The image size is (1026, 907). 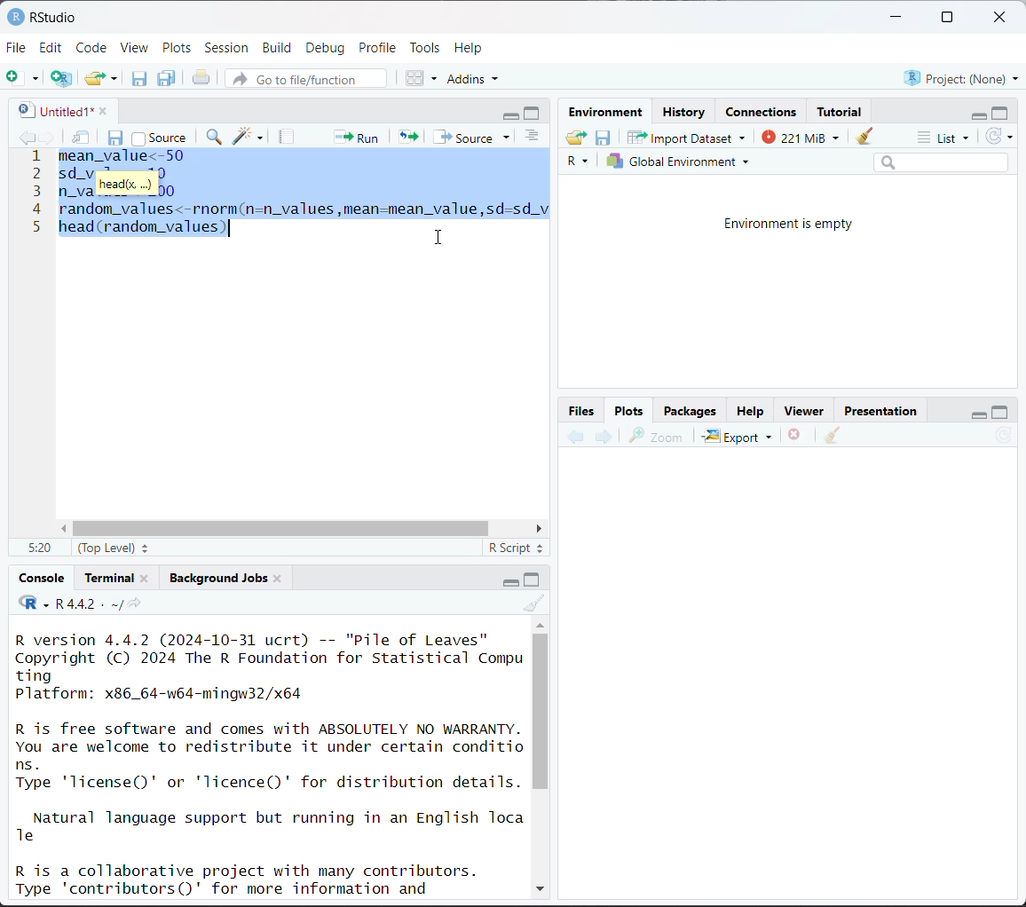 I want to click on go forward to next source location, so click(x=48, y=138).